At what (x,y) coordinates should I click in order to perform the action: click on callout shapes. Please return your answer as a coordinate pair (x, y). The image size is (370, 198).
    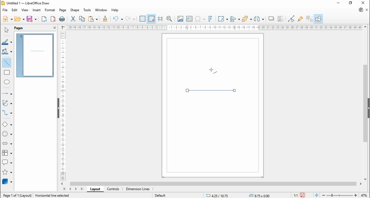
    Looking at the image, I should click on (7, 162).